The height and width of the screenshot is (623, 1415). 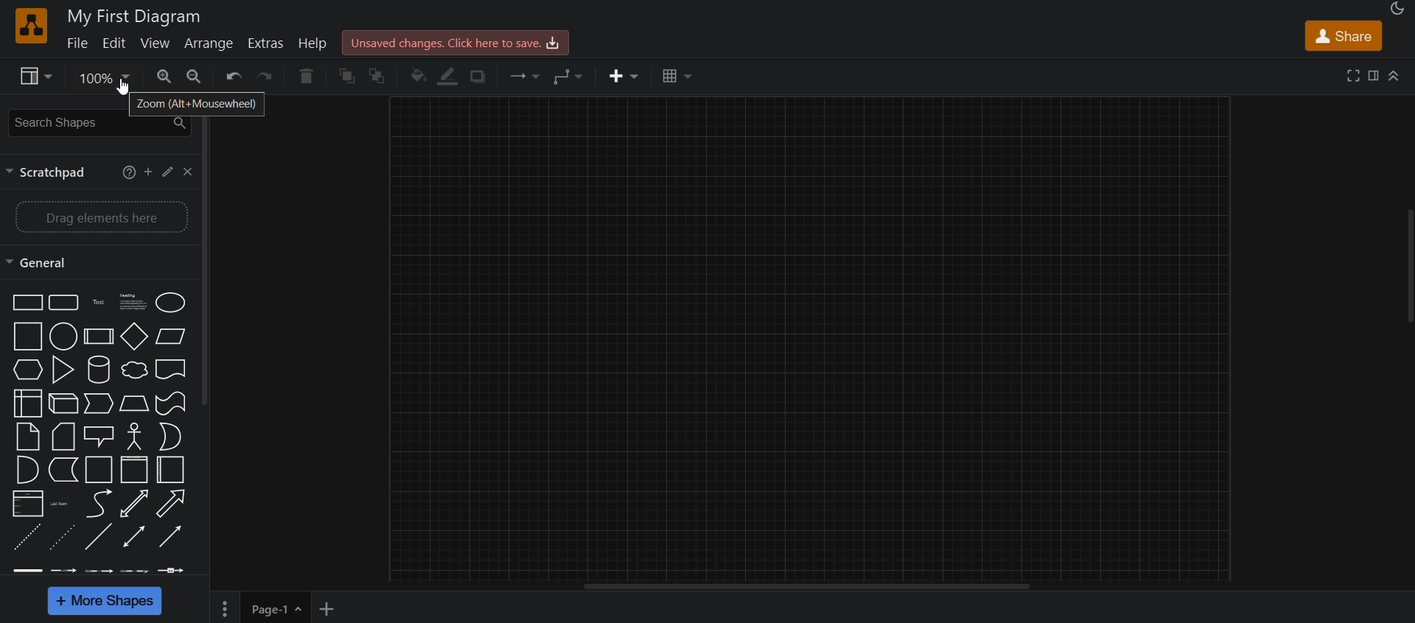 What do you see at coordinates (164, 77) in the screenshot?
I see `zoom in` at bounding box center [164, 77].